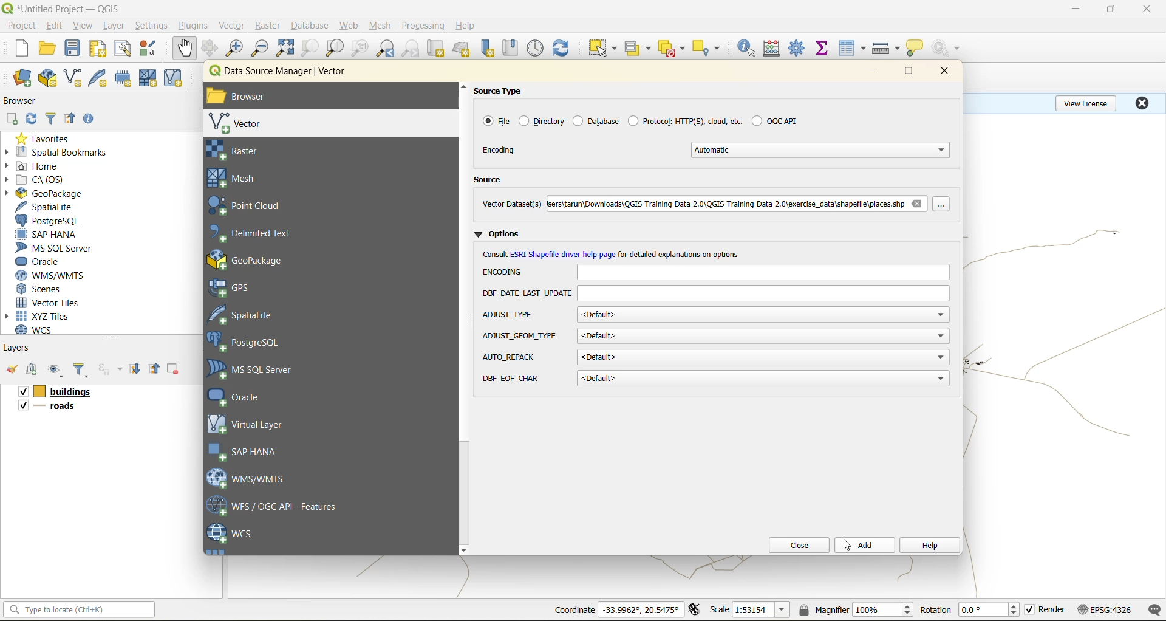 The width and height of the screenshot is (1166, 621). Describe the element at coordinates (763, 357) in the screenshot. I see `auto repack` at that location.